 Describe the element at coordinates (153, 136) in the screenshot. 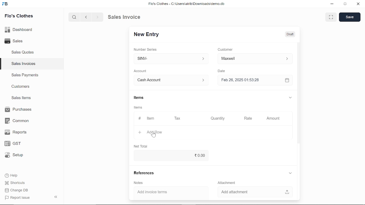

I see `cursor` at that location.